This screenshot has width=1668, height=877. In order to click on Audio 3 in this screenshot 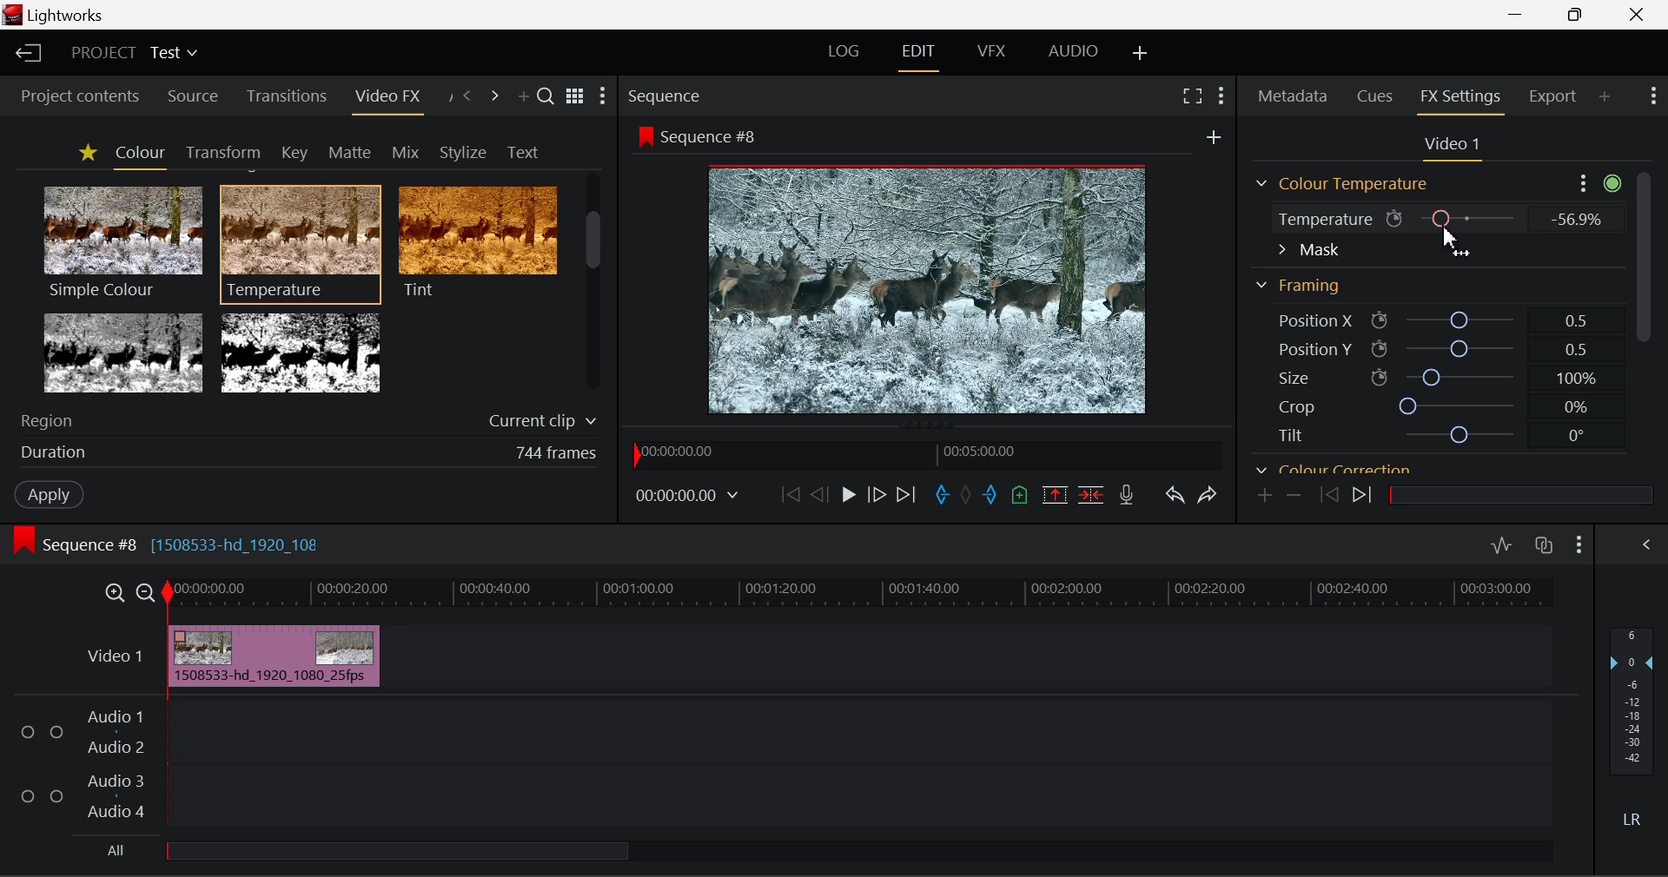, I will do `click(113, 781)`.